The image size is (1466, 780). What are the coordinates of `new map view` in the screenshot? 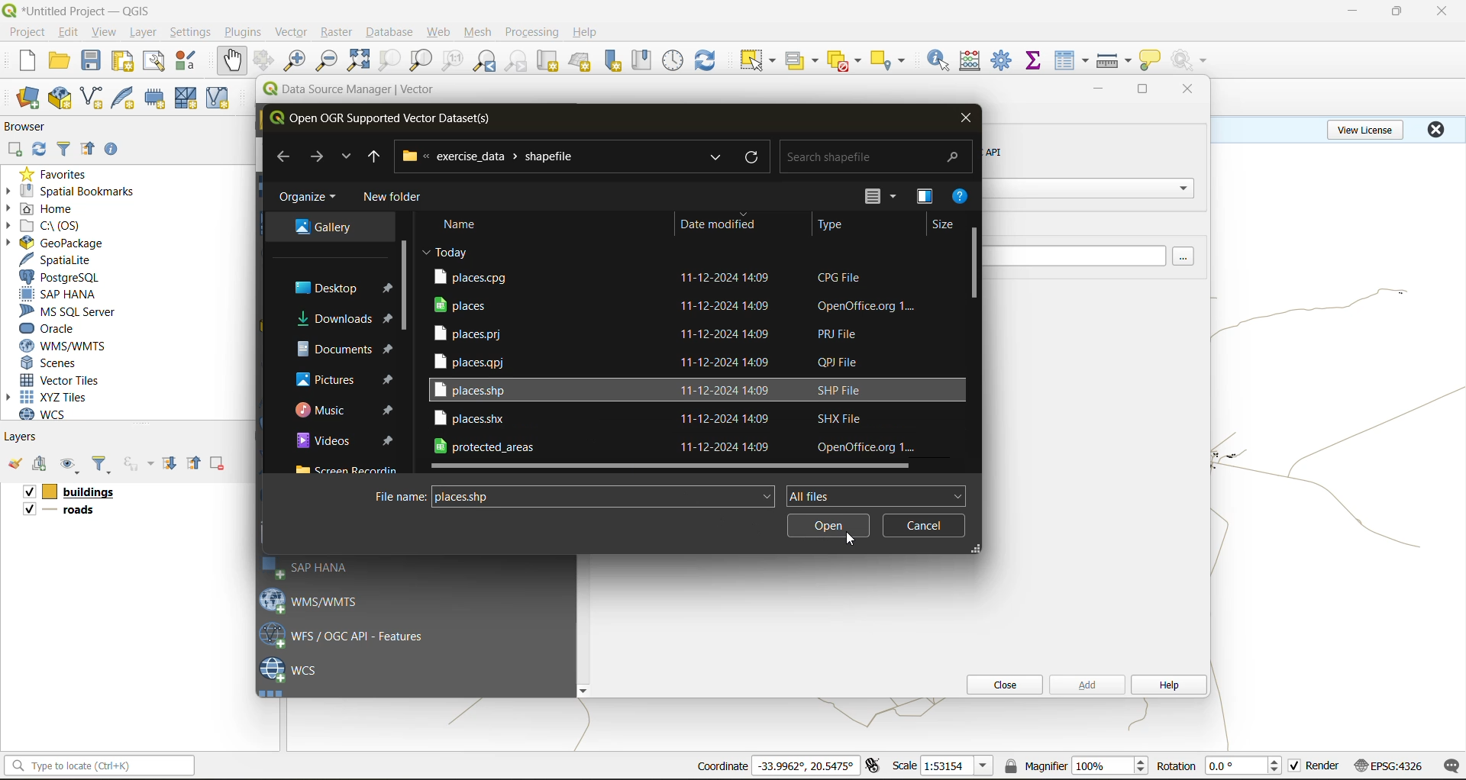 It's located at (550, 63).